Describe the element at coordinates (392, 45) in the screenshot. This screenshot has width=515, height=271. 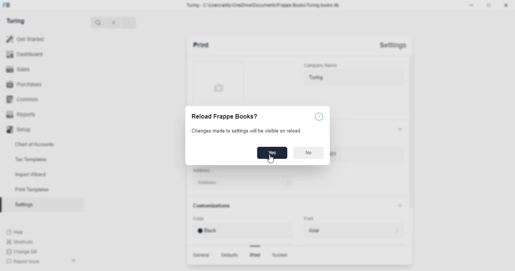
I see `Settings` at that location.